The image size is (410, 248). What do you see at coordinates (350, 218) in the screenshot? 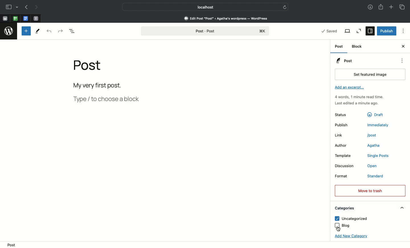
I see `Uncategorized` at bounding box center [350, 218].